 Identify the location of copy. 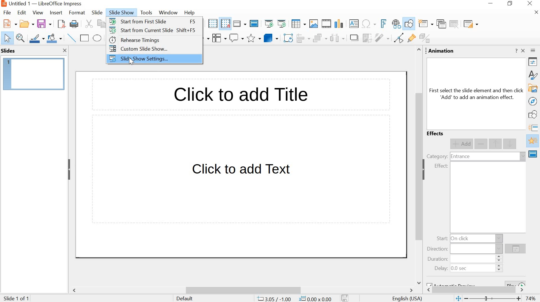
(100, 24).